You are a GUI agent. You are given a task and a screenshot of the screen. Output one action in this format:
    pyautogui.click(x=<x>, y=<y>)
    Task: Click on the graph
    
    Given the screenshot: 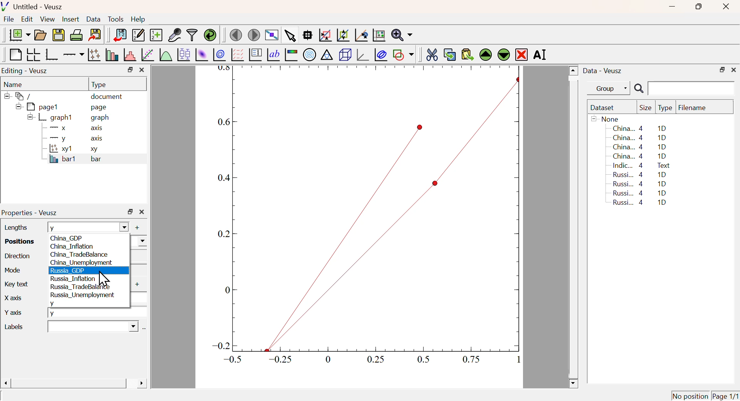 What is the action you would take?
    pyautogui.click(x=101, y=118)
    